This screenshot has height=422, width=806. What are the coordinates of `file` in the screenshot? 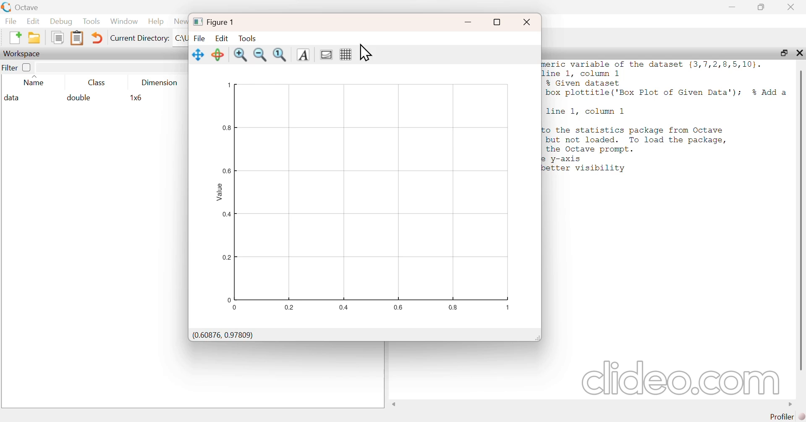 It's located at (200, 37).